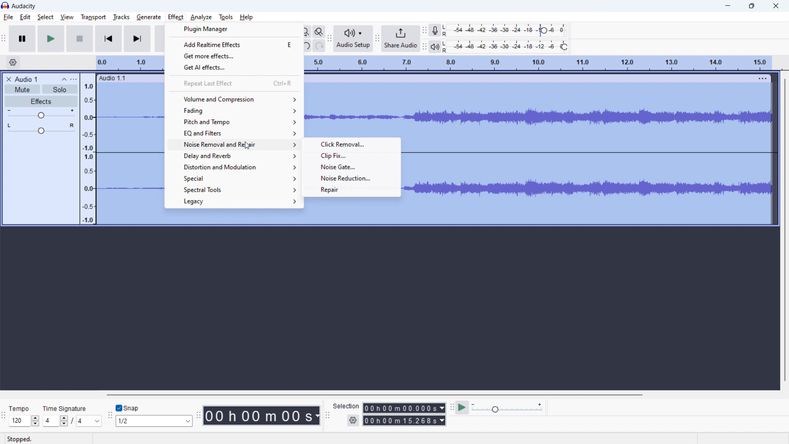 The height and width of the screenshot is (444, 789). I want to click on record meter, so click(507, 30).